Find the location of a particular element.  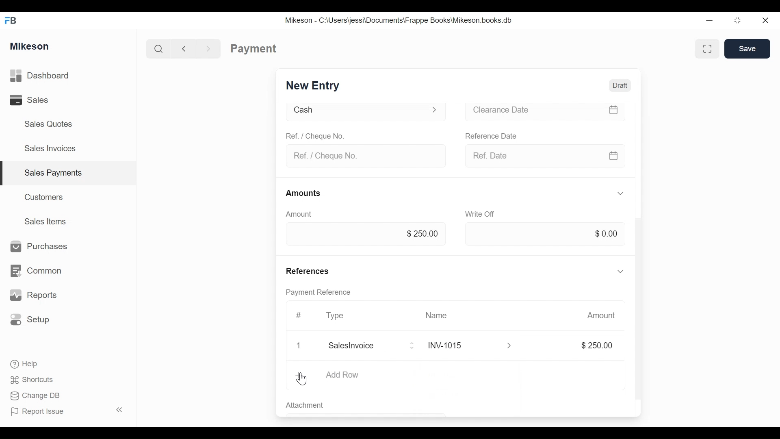

Hide is located at coordinates (620, 193).